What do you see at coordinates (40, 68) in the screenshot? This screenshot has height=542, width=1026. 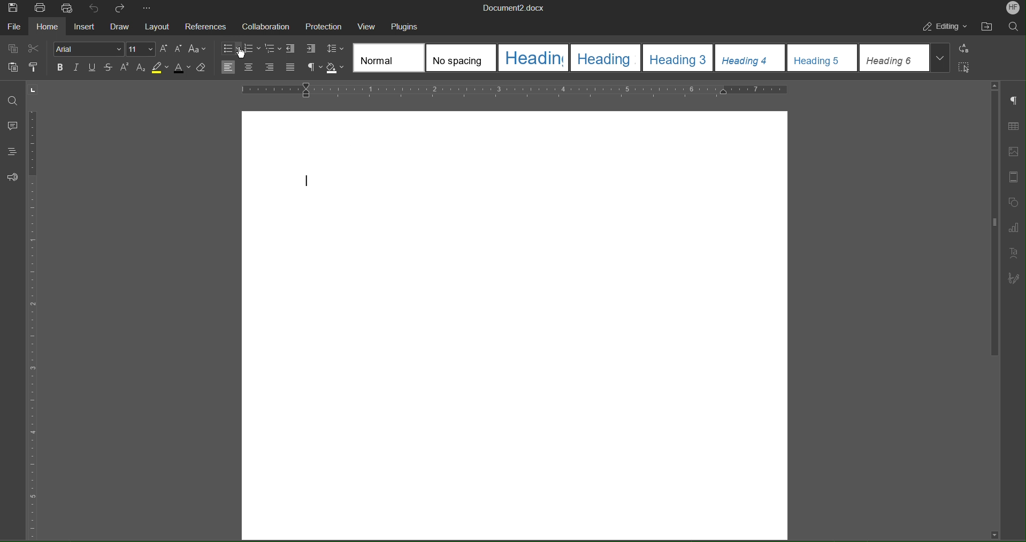 I see `Copy Style` at bounding box center [40, 68].